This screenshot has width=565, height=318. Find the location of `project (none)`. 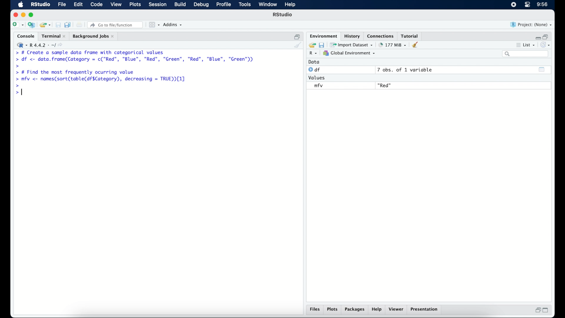

project (none) is located at coordinates (531, 24).